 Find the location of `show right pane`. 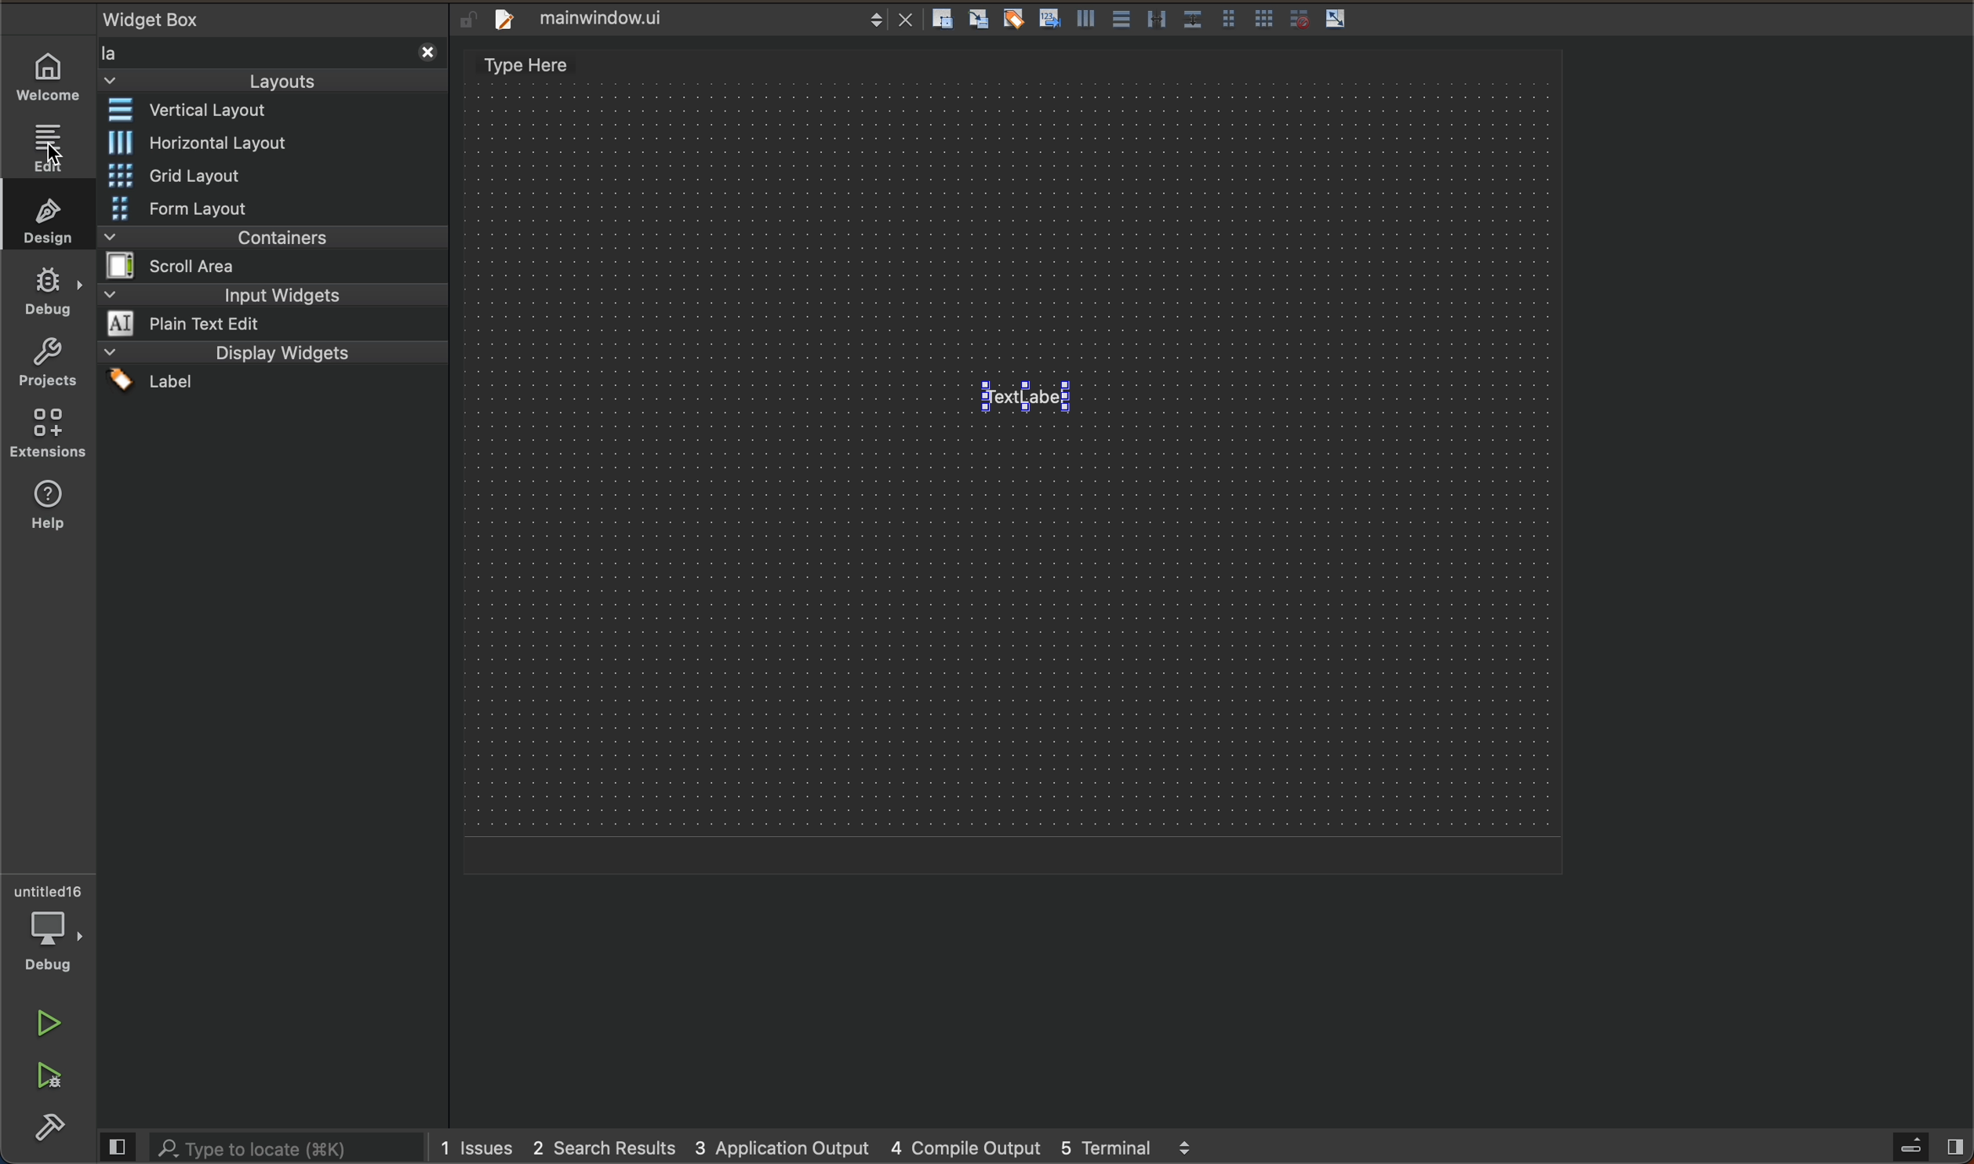

show right pane is located at coordinates (1958, 1148).